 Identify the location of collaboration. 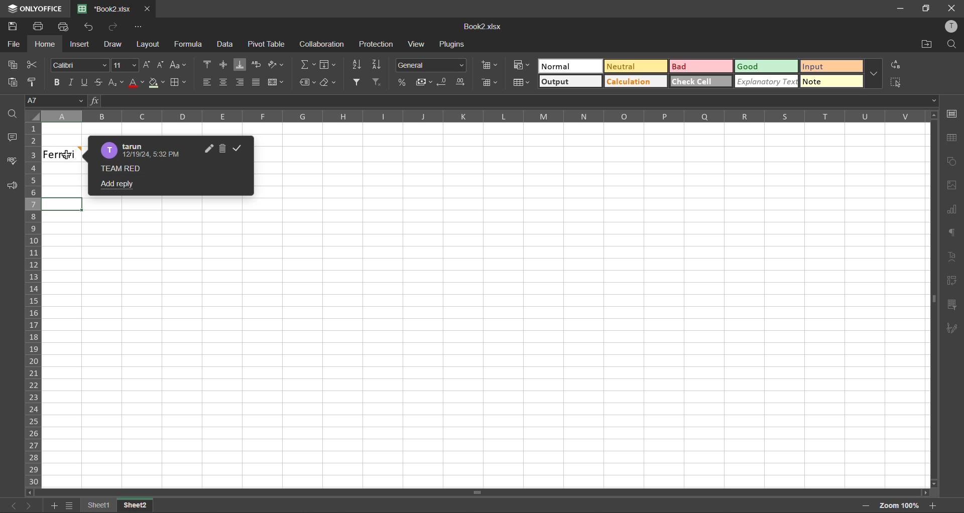
(324, 46).